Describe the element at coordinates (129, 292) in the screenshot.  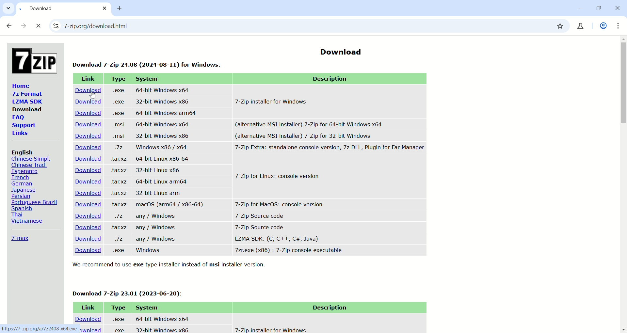
I see `Download 7-Zip 23.01 (2023-06-20):` at that location.